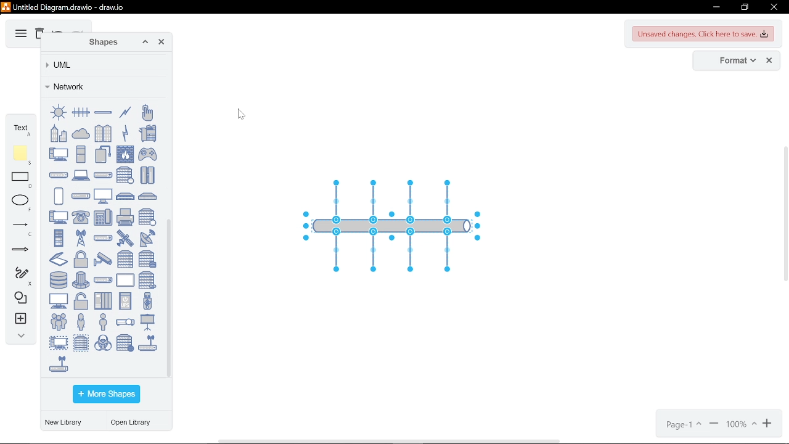  I want to click on tablet, so click(125, 280).